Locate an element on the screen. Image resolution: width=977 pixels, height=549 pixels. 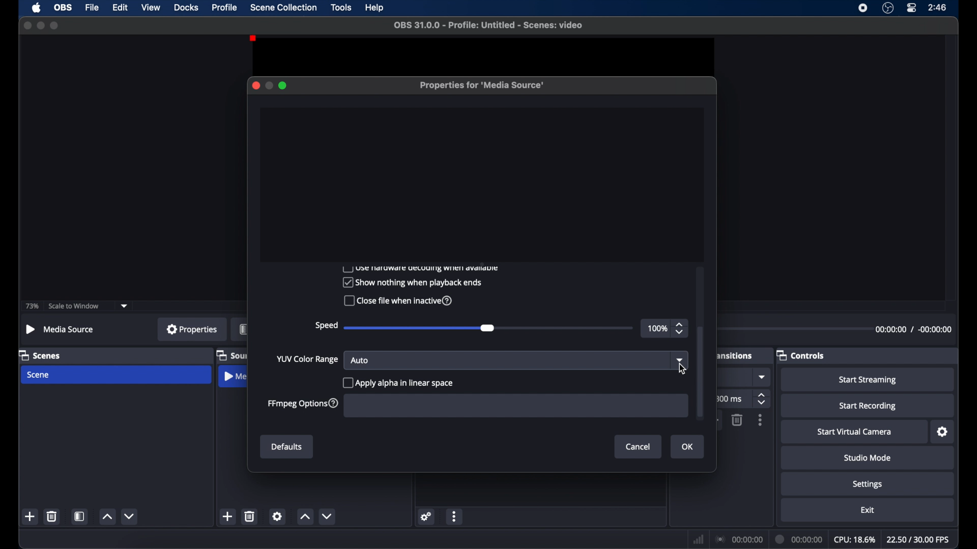
increment is located at coordinates (305, 517).